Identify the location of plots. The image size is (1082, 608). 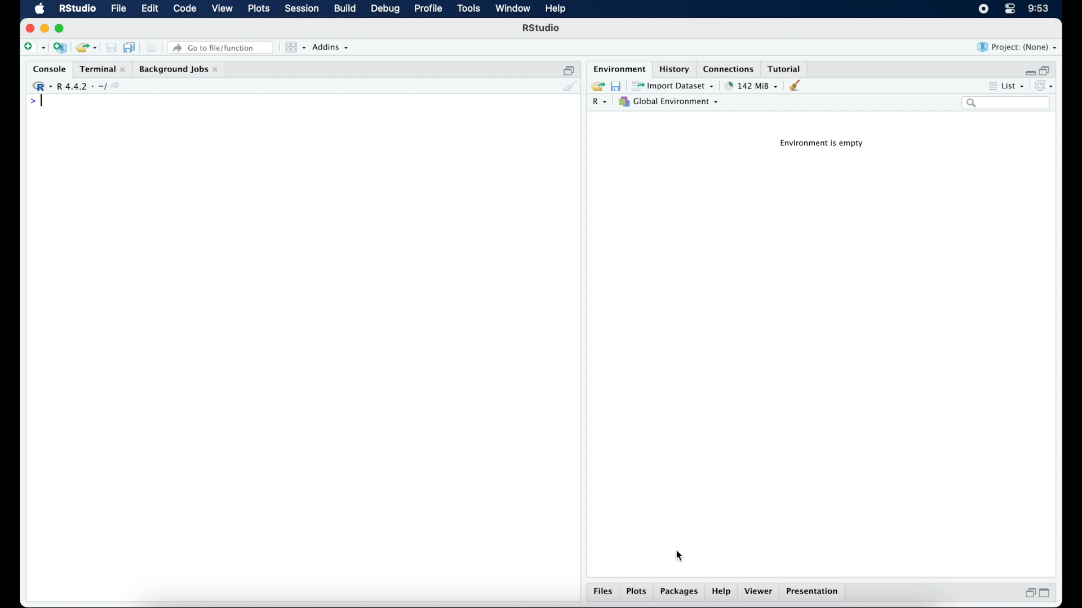
(637, 592).